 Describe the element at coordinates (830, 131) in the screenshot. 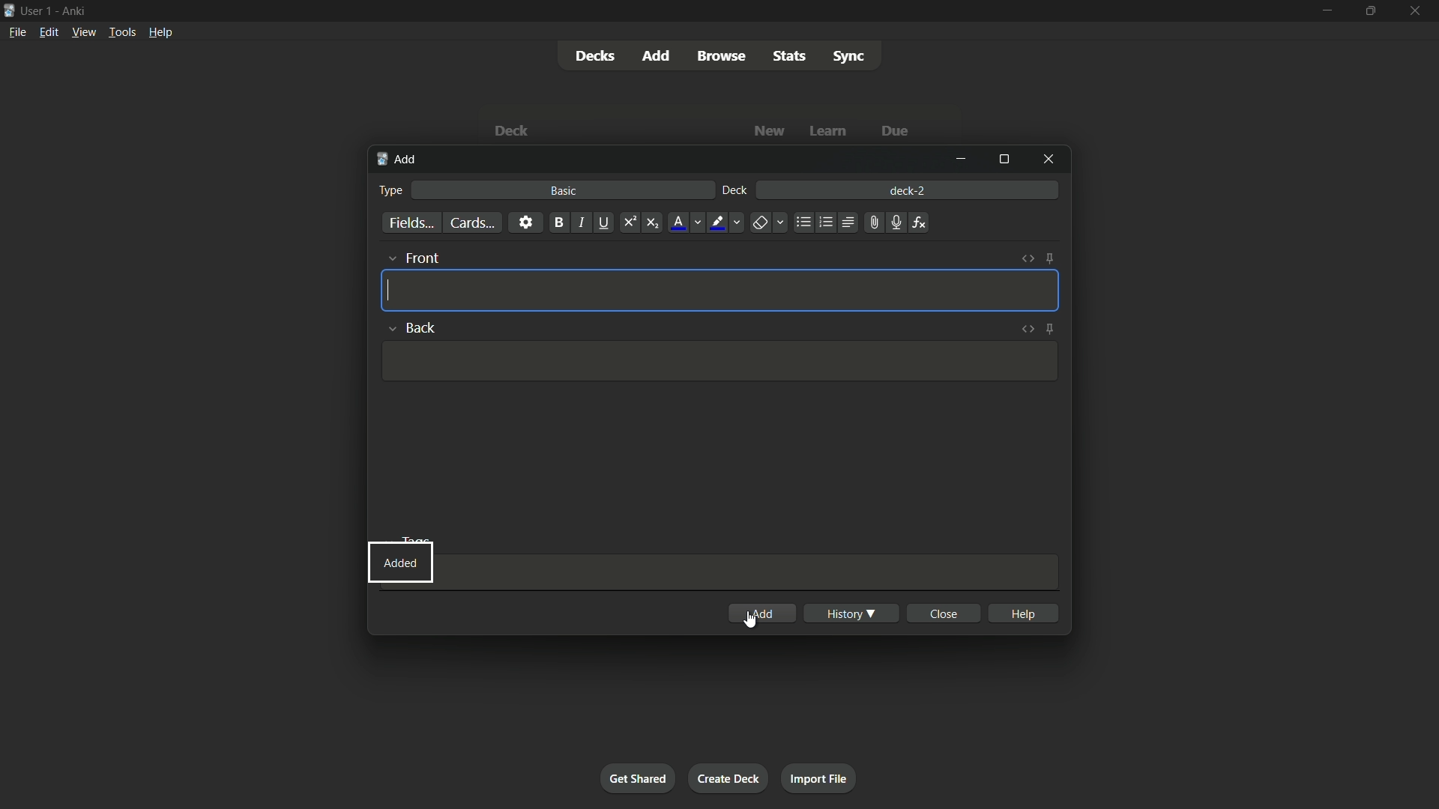

I see `learn` at that location.